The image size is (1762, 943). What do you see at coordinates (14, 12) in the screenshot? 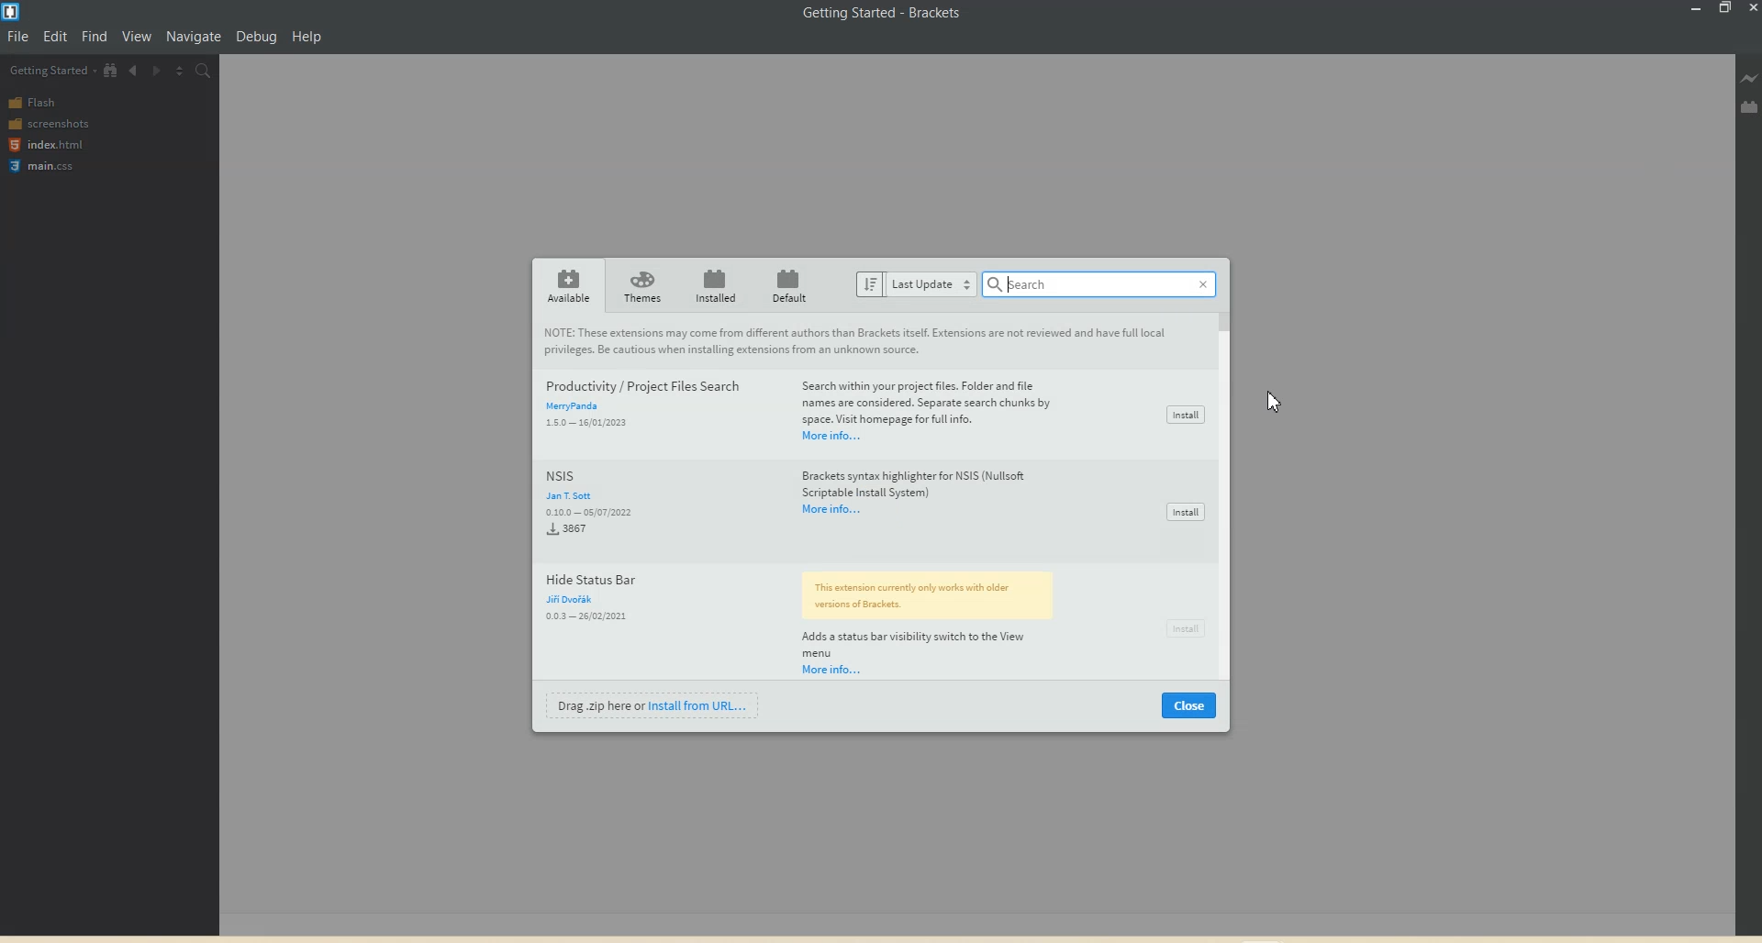
I see `Logo` at bounding box center [14, 12].